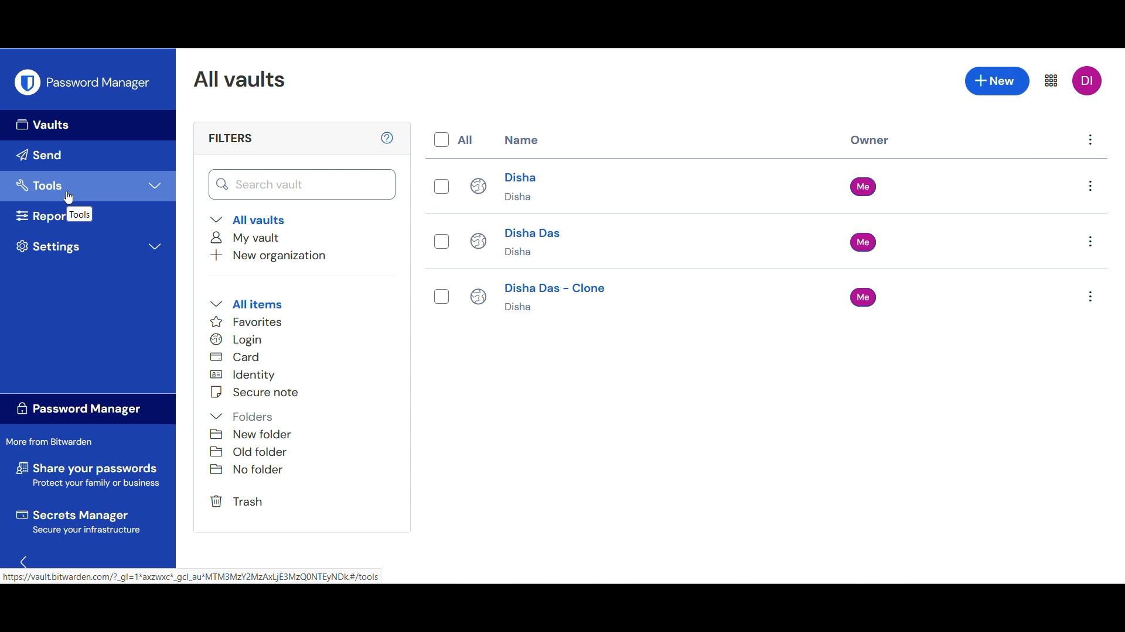  What do you see at coordinates (442, 297) in the screenshot?
I see `Toggle on/off for Disha Das - Clone` at bounding box center [442, 297].